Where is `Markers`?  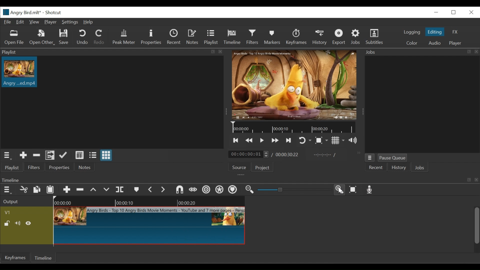
Markers is located at coordinates (233, 189).